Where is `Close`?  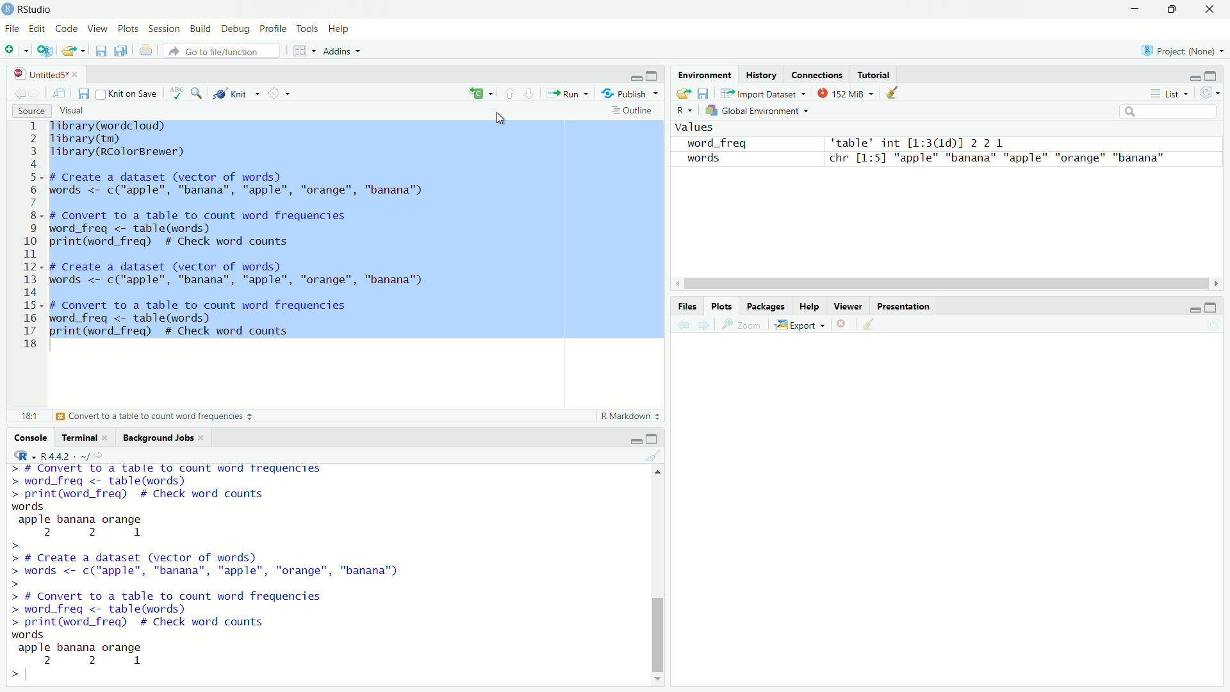 Close is located at coordinates (1206, 12).